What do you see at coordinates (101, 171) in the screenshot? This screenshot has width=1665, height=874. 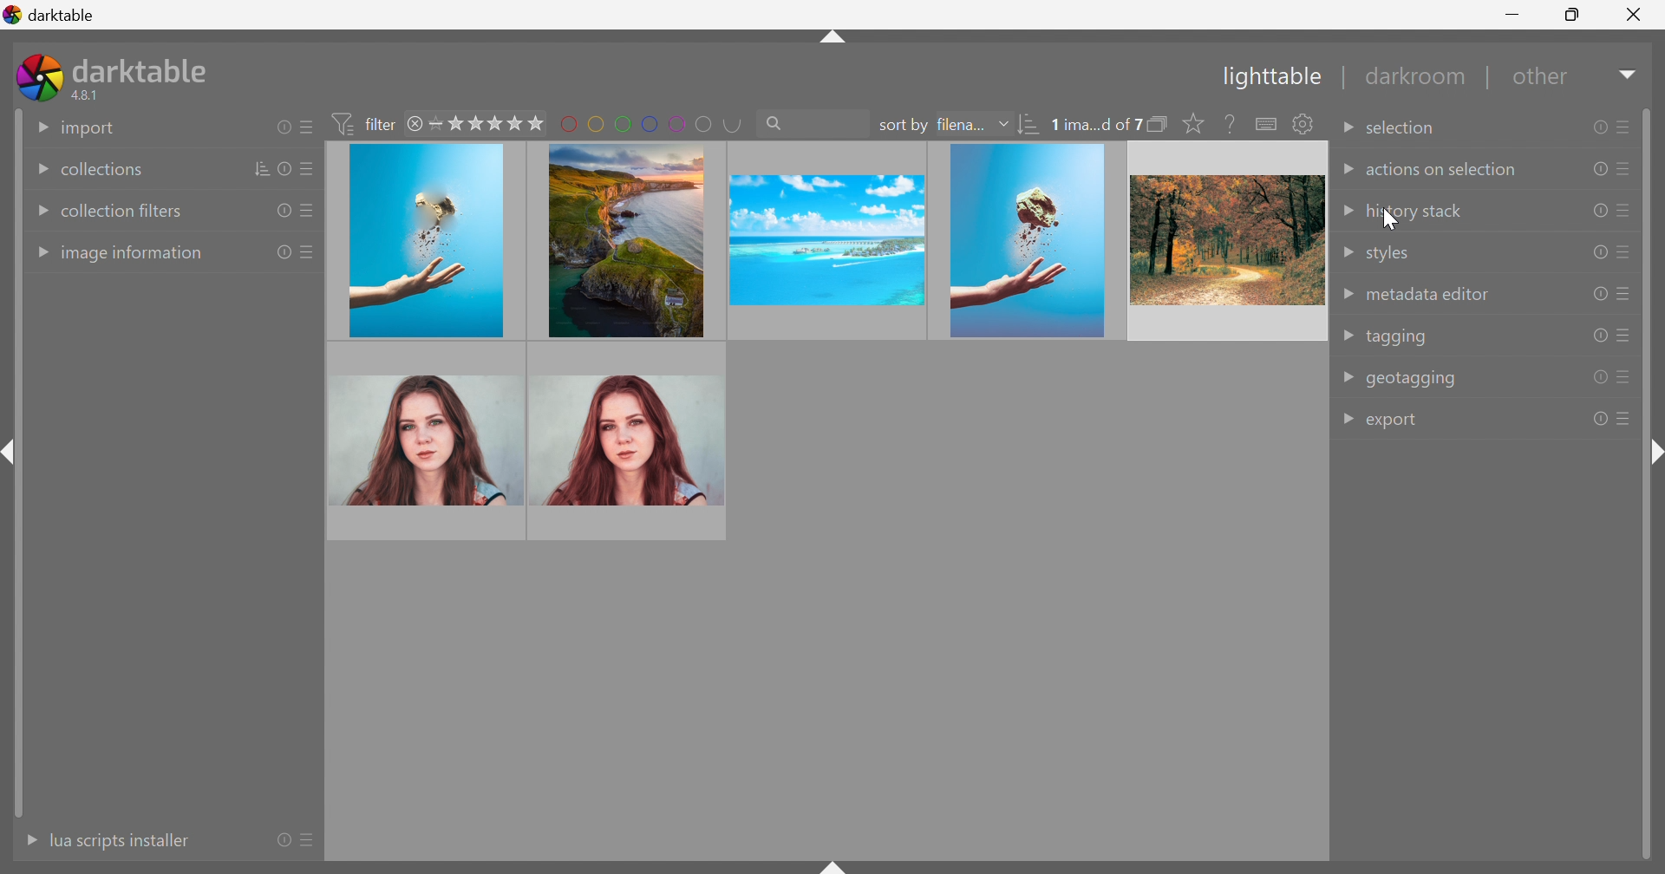 I see `collections` at bounding box center [101, 171].